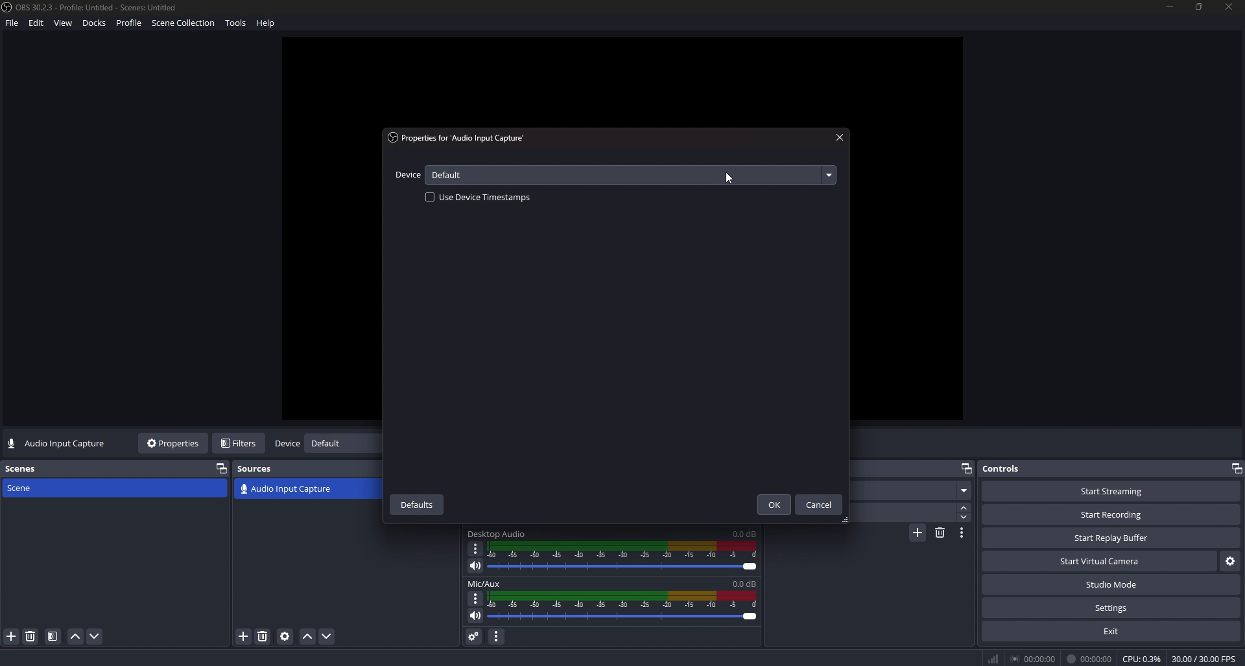 This screenshot has width=1245, height=666. Describe the element at coordinates (1111, 491) in the screenshot. I see `start streaming` at that location.